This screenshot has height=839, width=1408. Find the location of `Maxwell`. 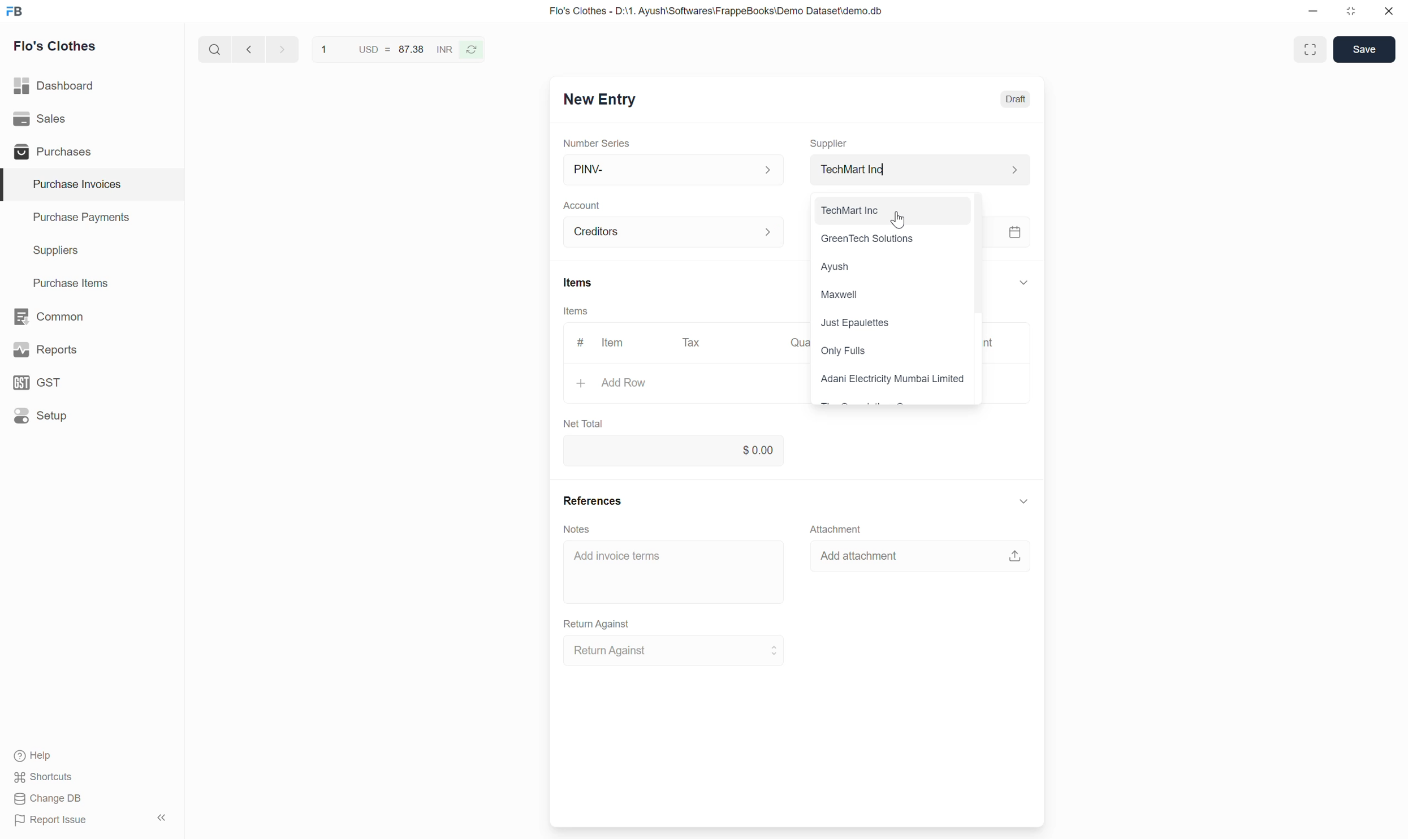

Maxwell is located at coordinates (845, 295).